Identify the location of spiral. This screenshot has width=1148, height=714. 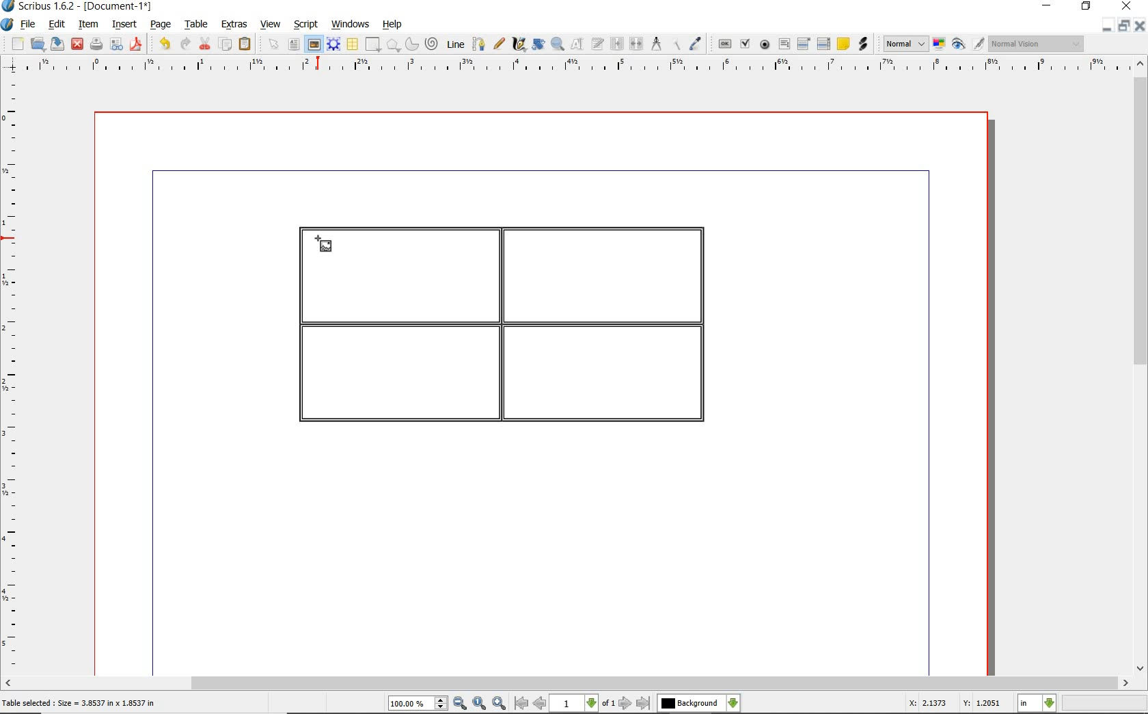
(433, 44).